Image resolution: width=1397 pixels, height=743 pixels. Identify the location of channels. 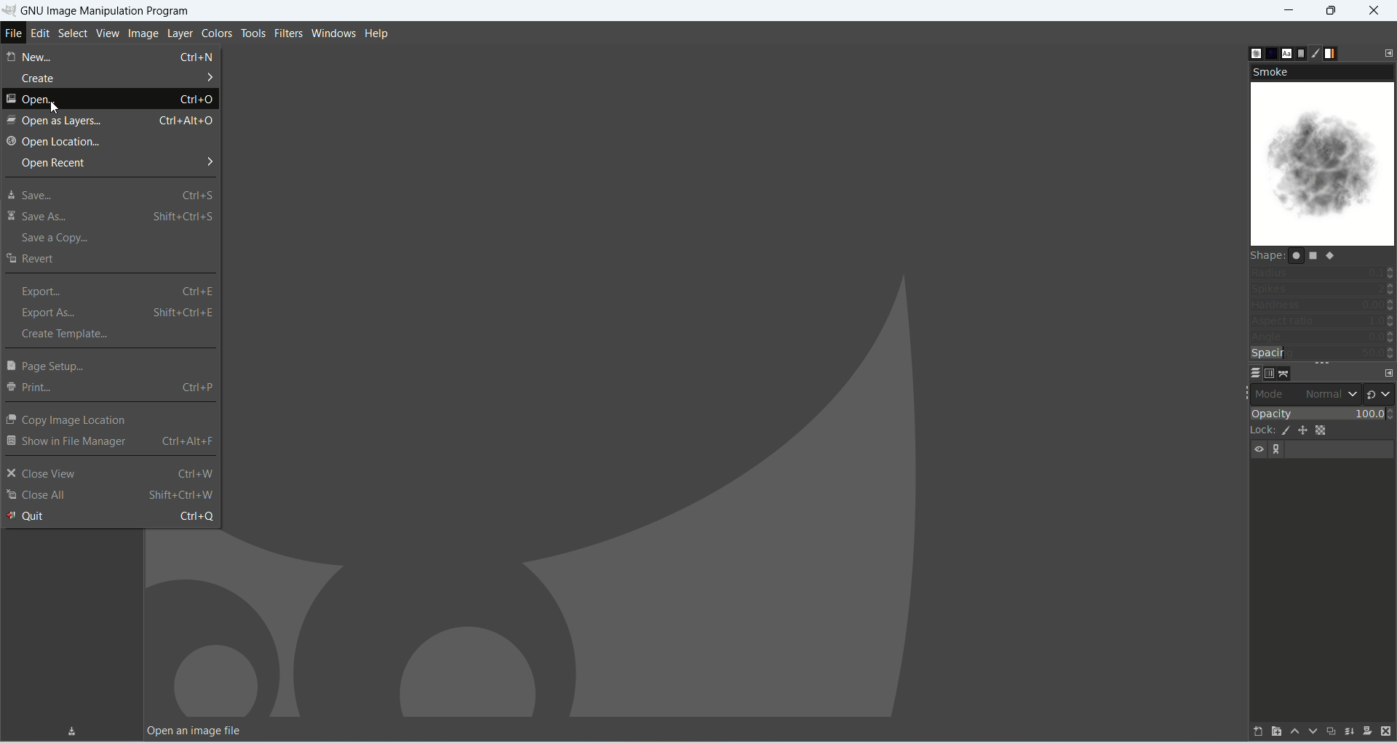
(1272, 373).